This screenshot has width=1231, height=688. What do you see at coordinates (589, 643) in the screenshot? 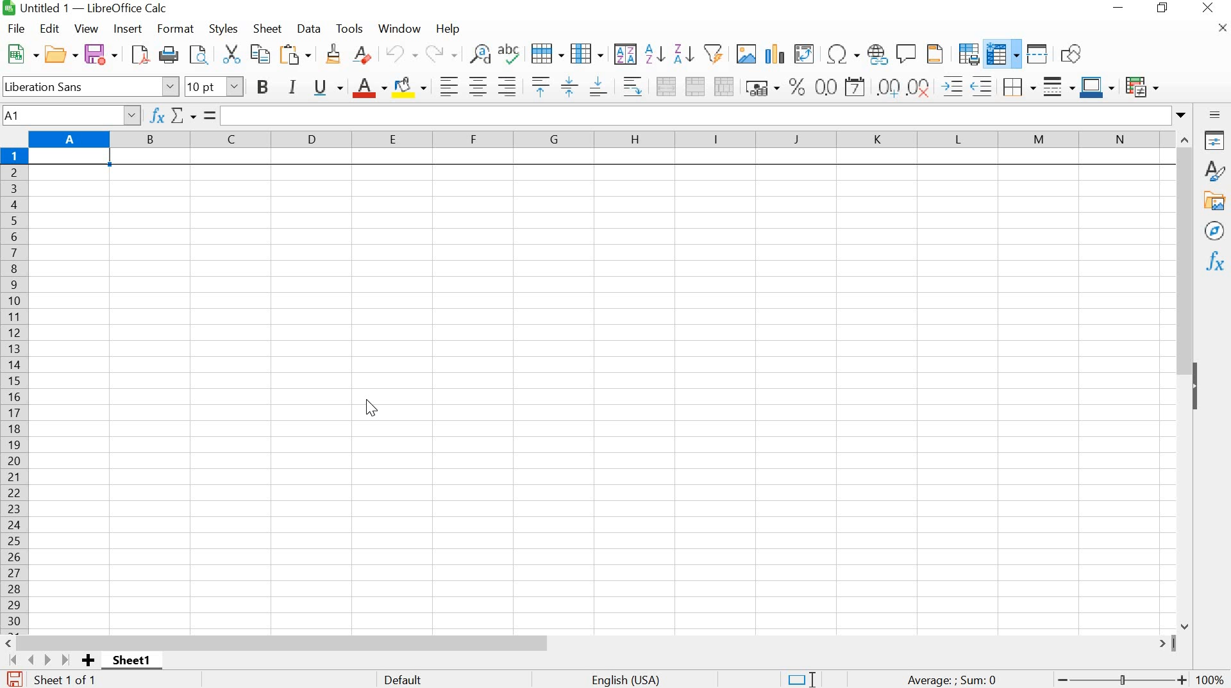
I see `SCROLLBAR` at bounding box center [589, 643].